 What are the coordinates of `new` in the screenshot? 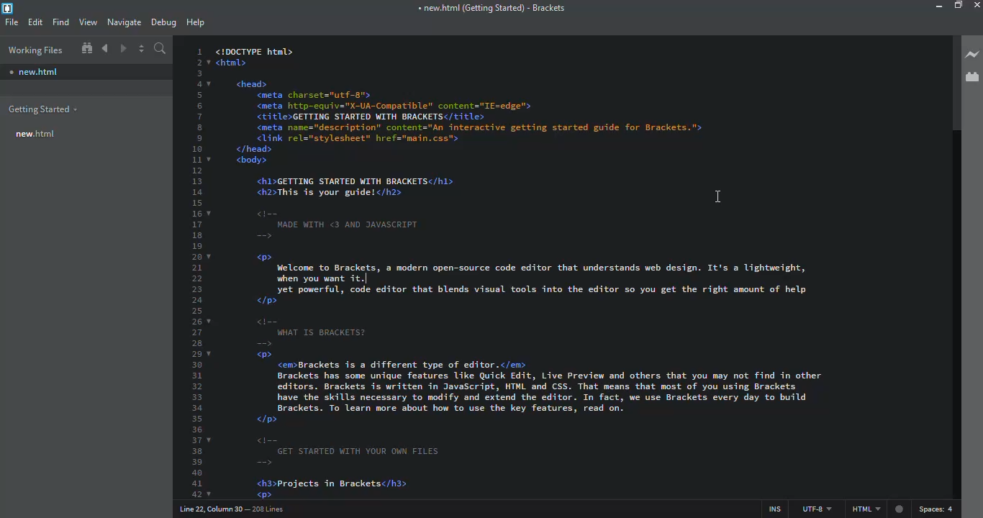 It's located at (37, 133).